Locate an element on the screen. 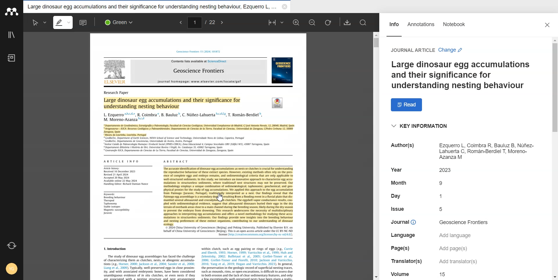 The height and width of the screenshot is (280, 558). Notebook is located at coordinates (11, 58).